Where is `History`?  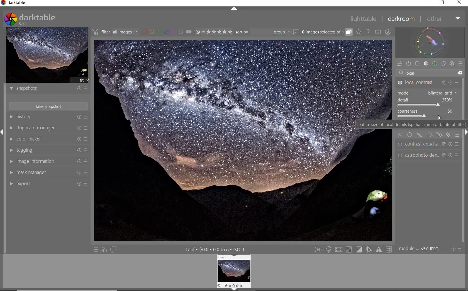
History is located at coordinates (29, 117).